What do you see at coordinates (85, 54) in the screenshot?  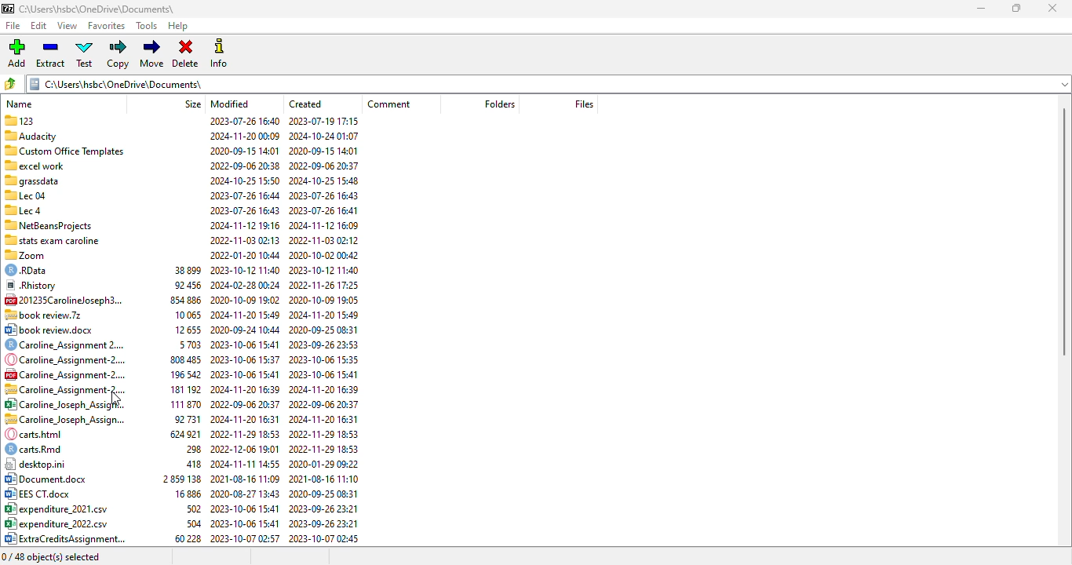 I see `test` at bounding box center [85, 54].